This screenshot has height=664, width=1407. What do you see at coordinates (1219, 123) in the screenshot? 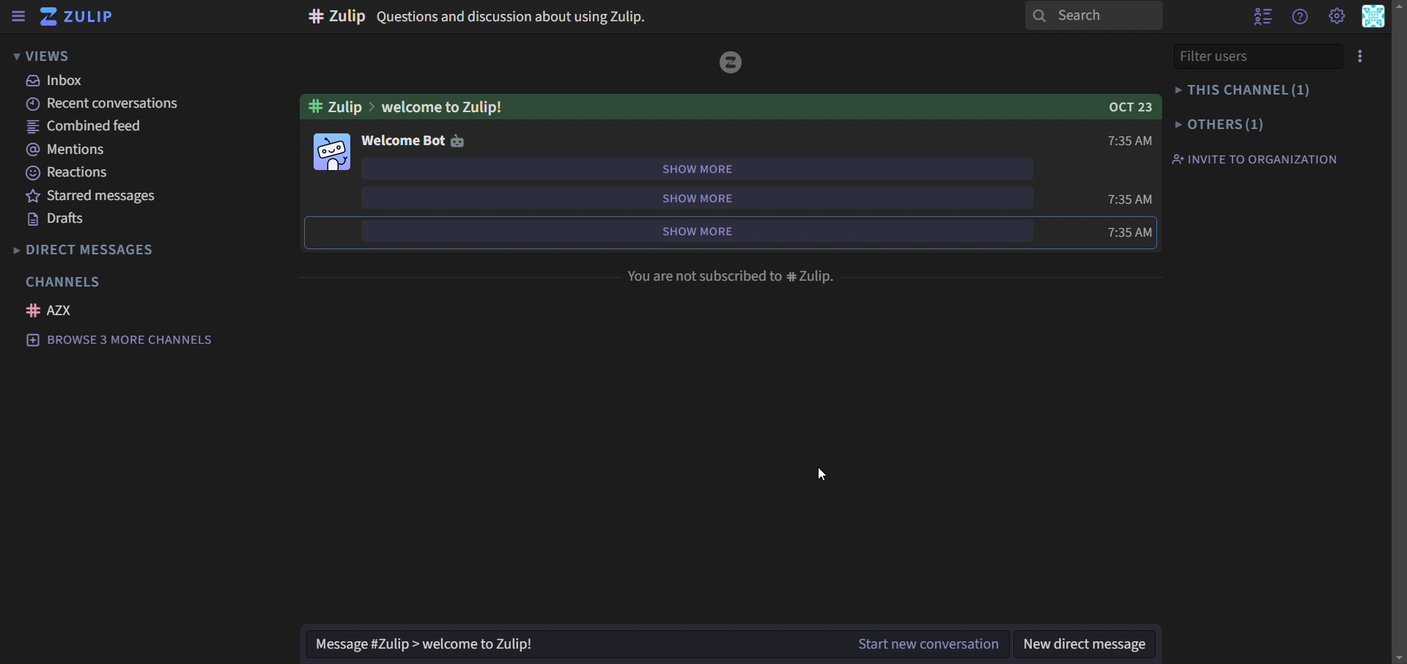
I see `others` at bounding box center [1219, 123].